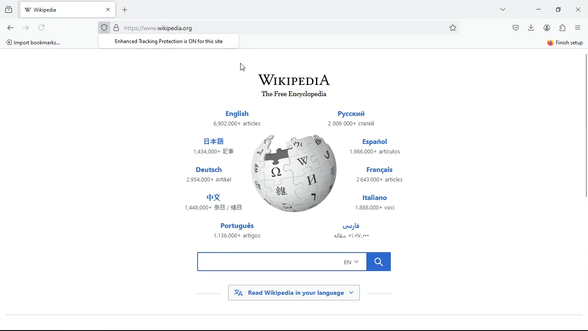 The height and width of the screenshot is (331, 588). Describe the element at coordinates (127, 10) in the screenshot. I see `add new tab` at that location.